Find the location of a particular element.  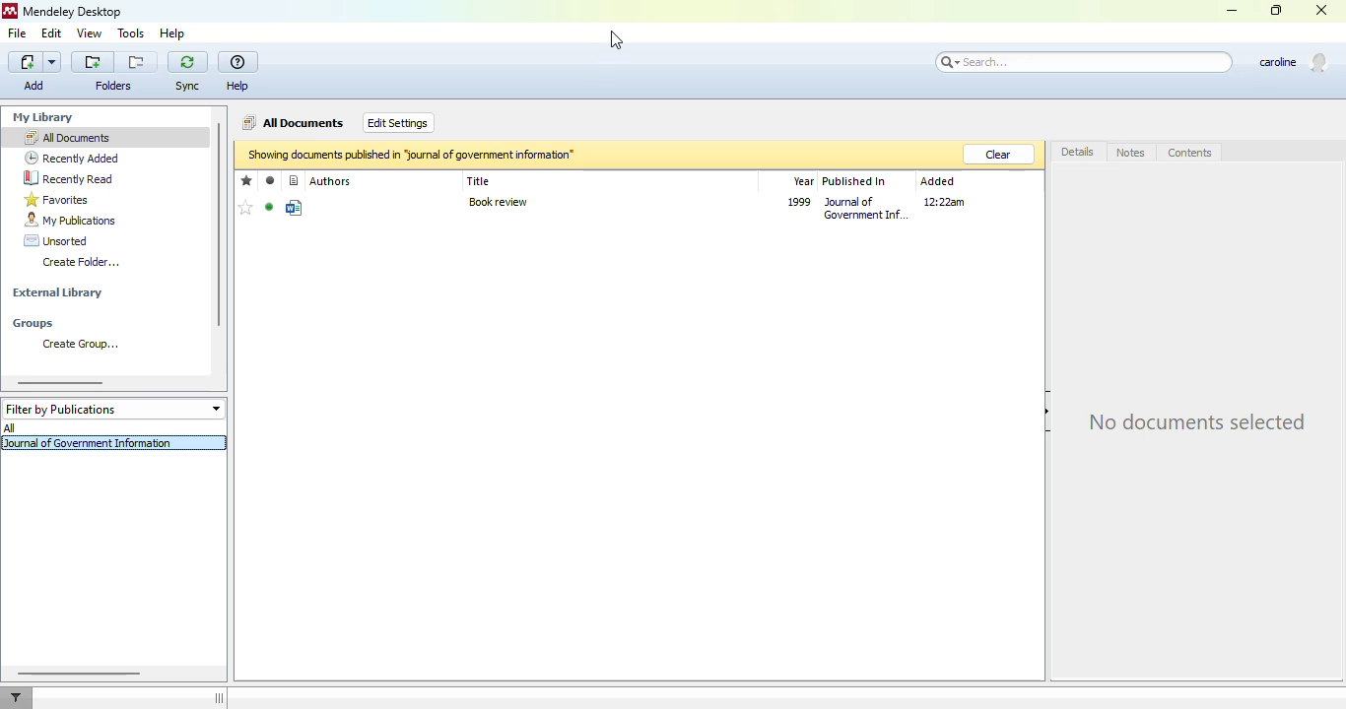

added is located at coordinates (938, 181).